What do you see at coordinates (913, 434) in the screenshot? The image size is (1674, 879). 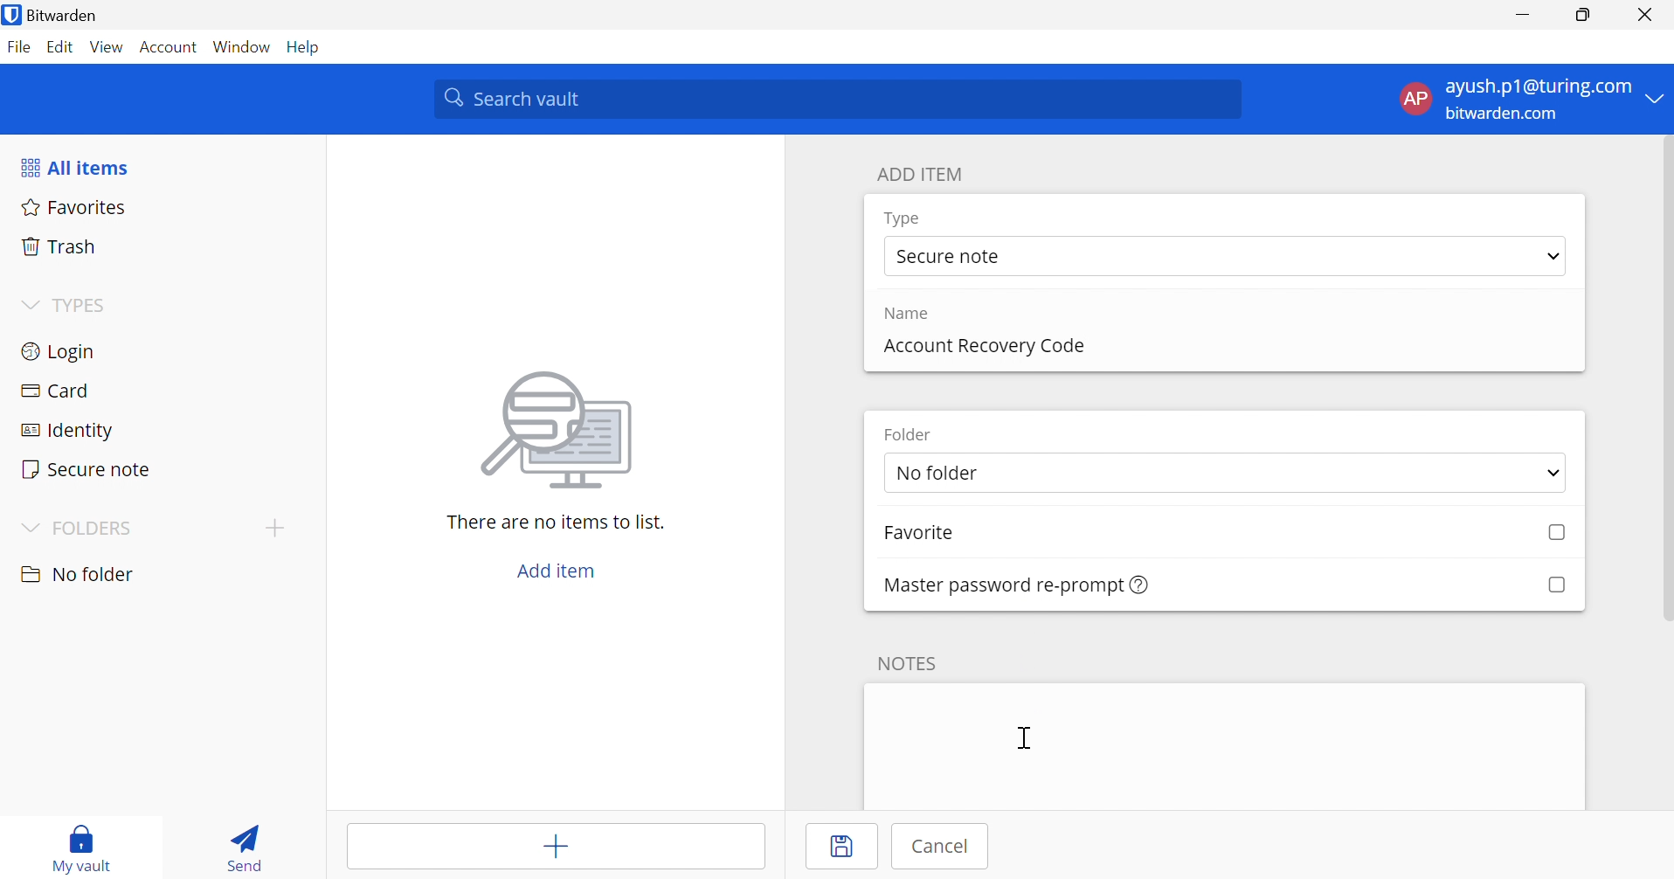 I see `Folder` at bounding box center [913, 434].